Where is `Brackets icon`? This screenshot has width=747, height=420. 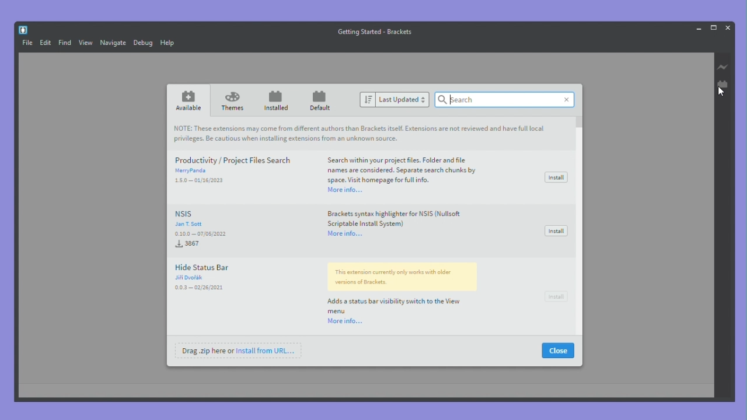 Brackets icon is located at coordinates (24, 30).